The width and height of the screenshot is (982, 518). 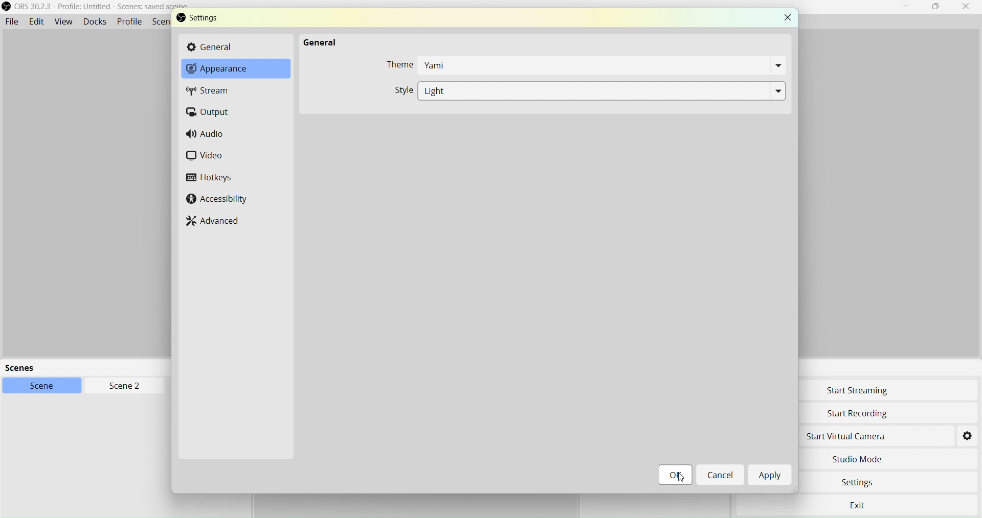 I want to click on Close, so click(x=966, y=7).